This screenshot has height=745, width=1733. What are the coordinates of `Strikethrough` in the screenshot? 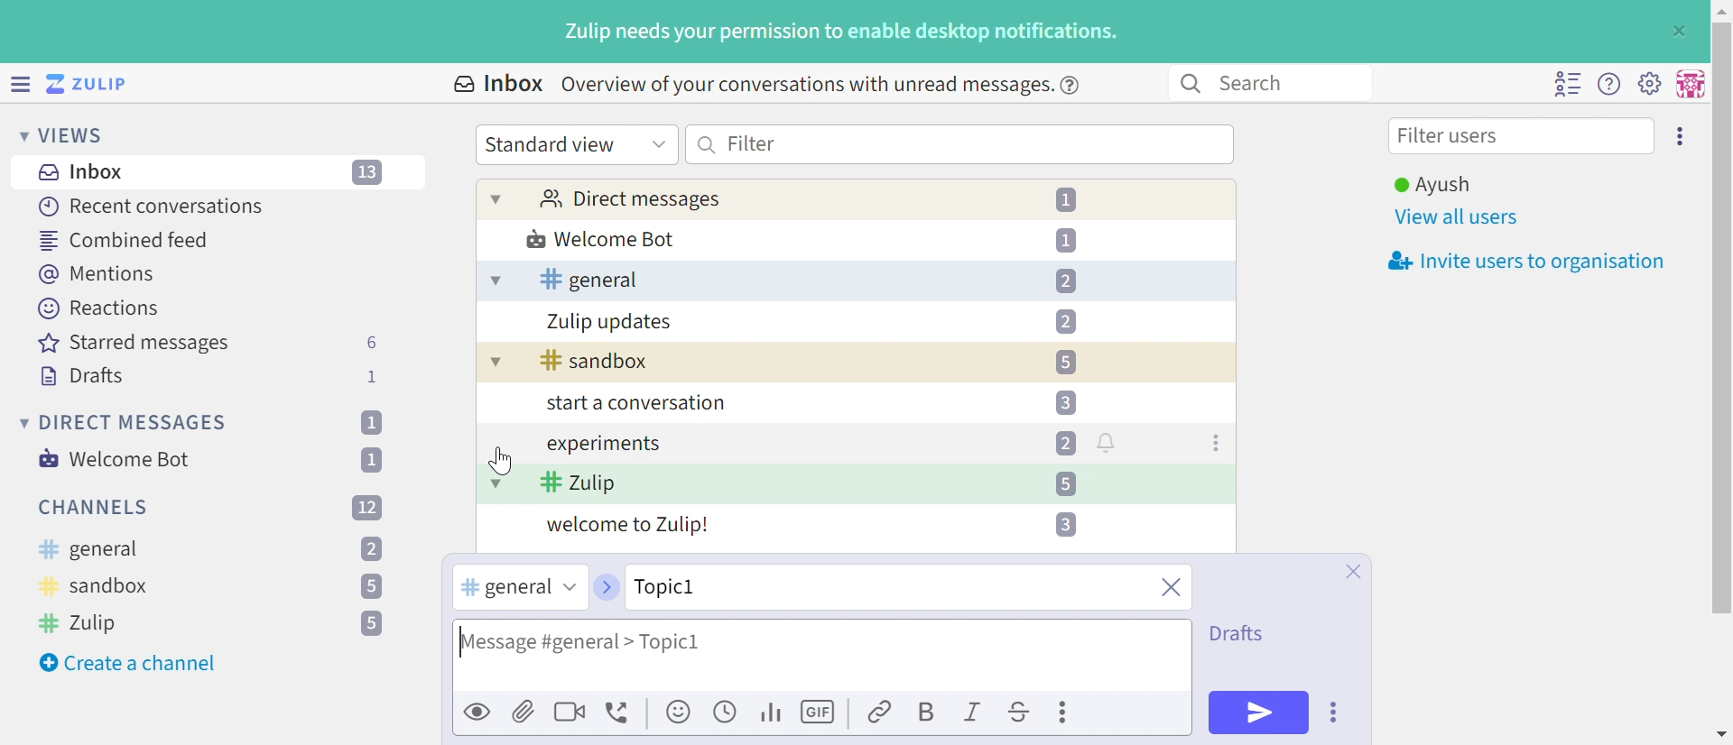 It's located at (1020, 714).